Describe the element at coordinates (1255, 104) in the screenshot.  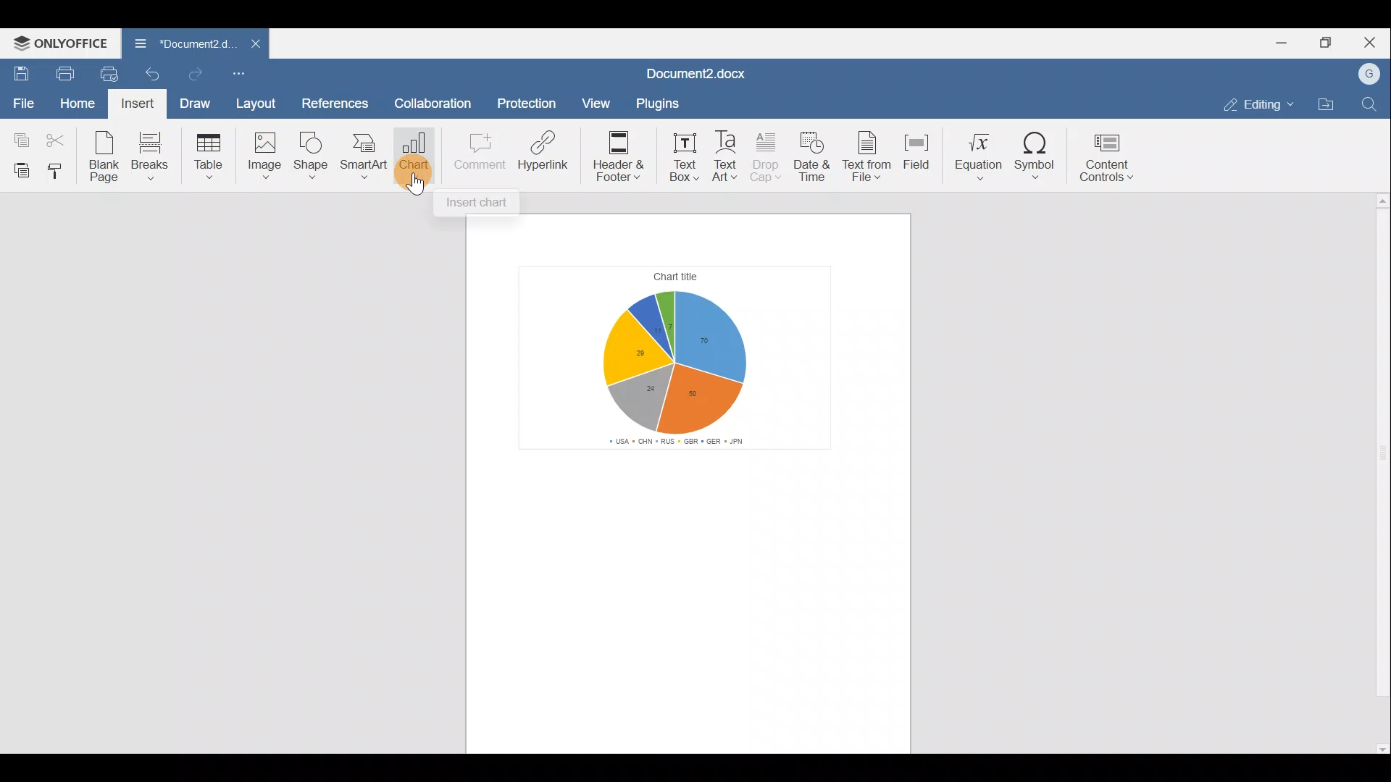
I see `Editing mode` at that location.